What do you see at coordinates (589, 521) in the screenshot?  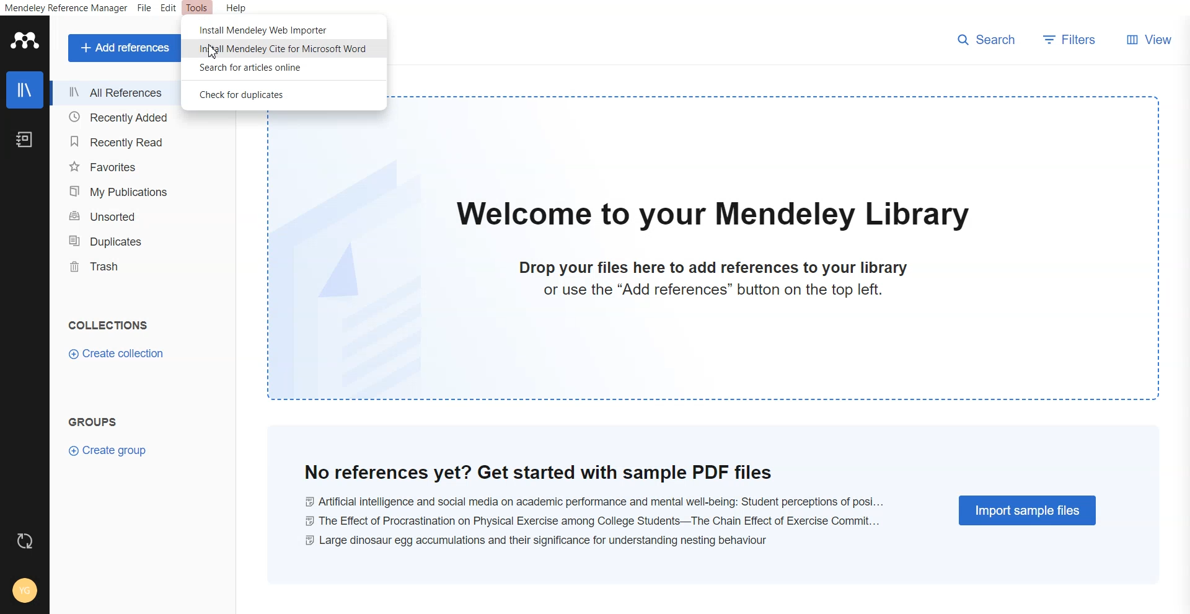 I see `the effect of procrastination on physical exercise among college students-- the chain effect of excercise commit...` at bounding box center [589, 521].